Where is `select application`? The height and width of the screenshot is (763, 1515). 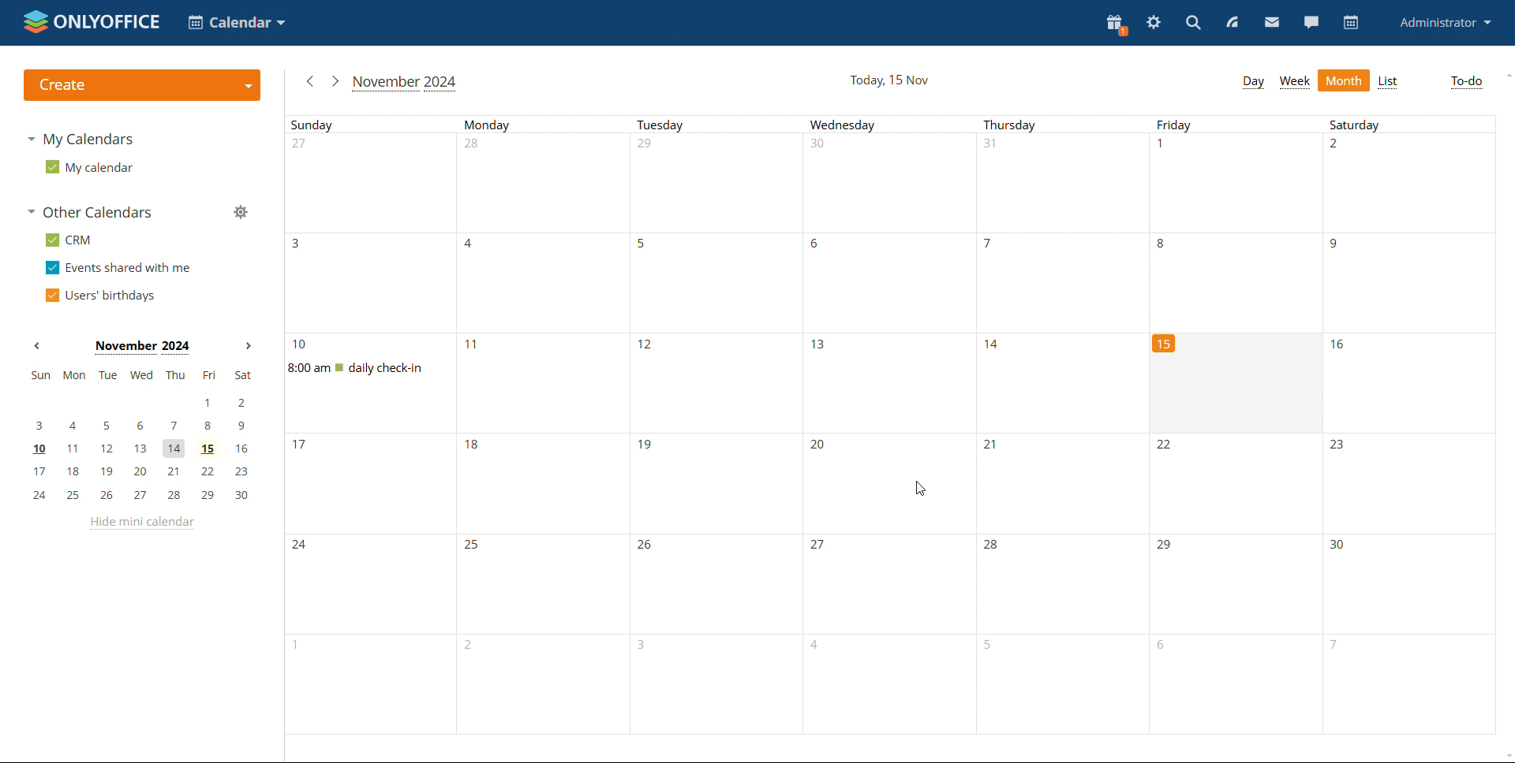 select application is located at coordinates (236, 22).